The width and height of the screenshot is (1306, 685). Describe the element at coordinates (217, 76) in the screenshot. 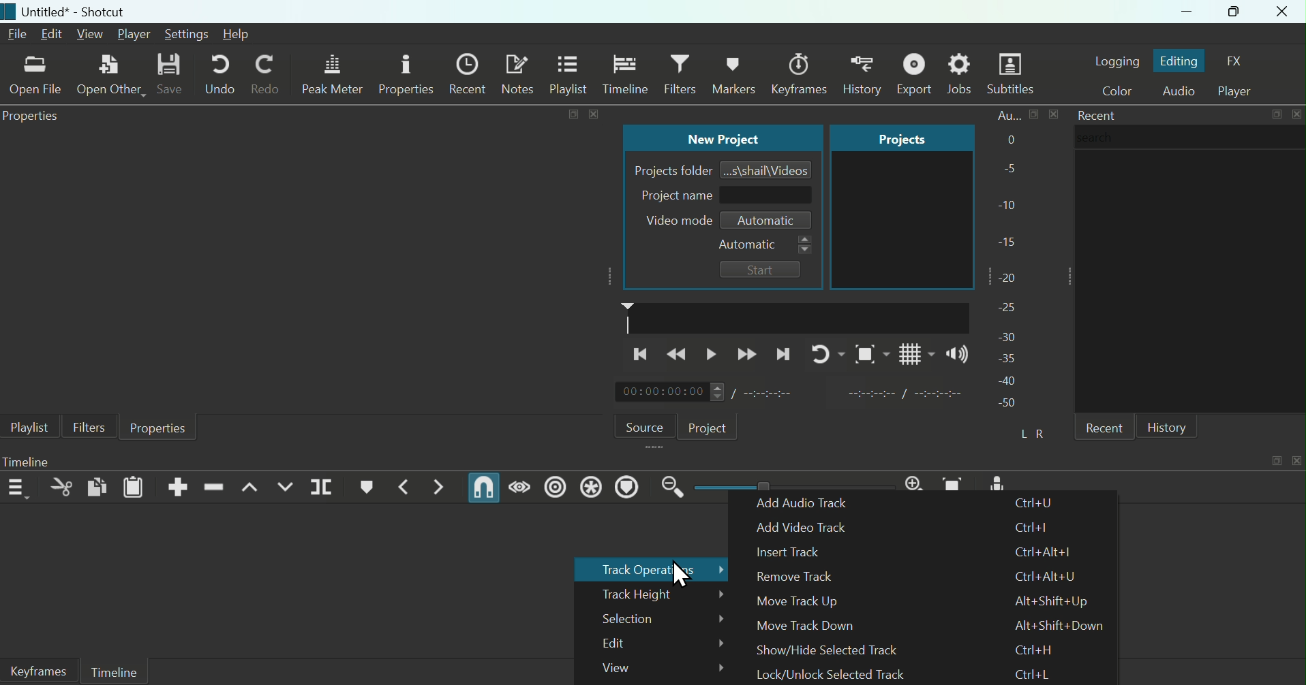

I see `Undo` at that location.